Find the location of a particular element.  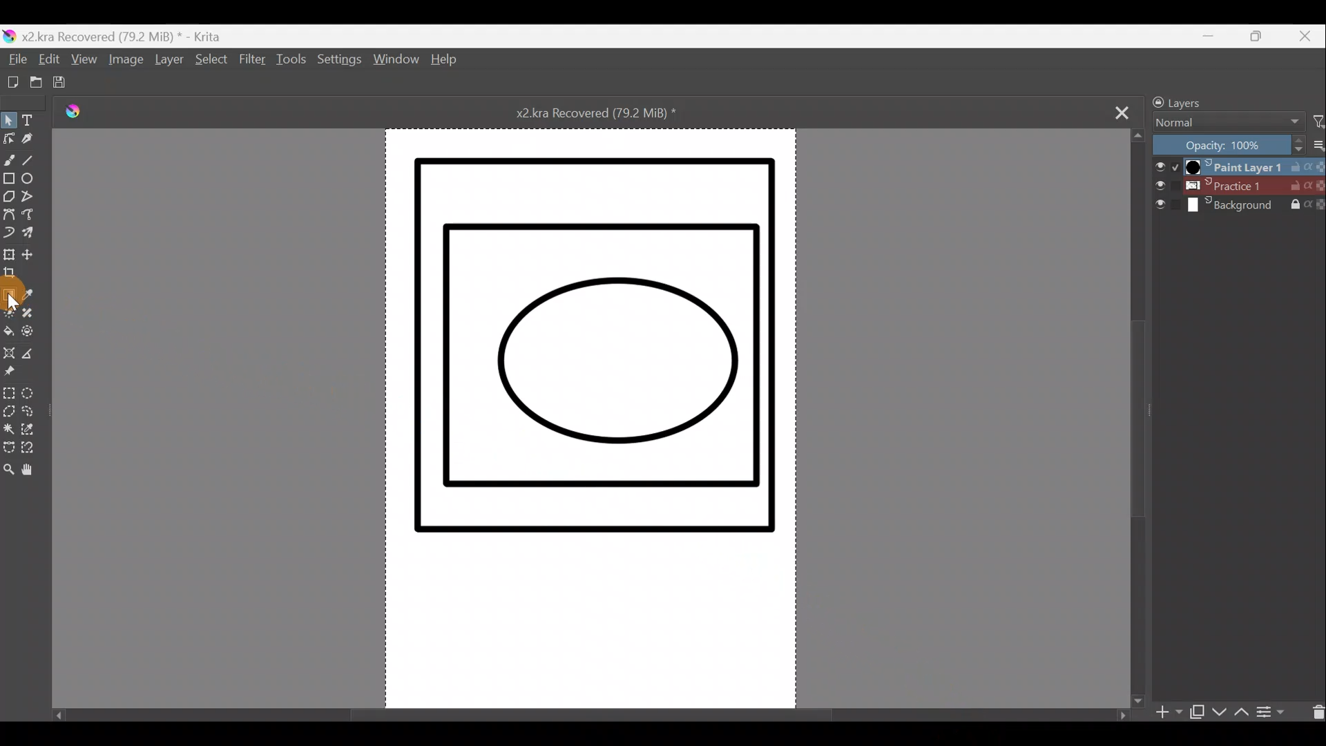

Move layer/mask down is located at coordinates (1218, 712).